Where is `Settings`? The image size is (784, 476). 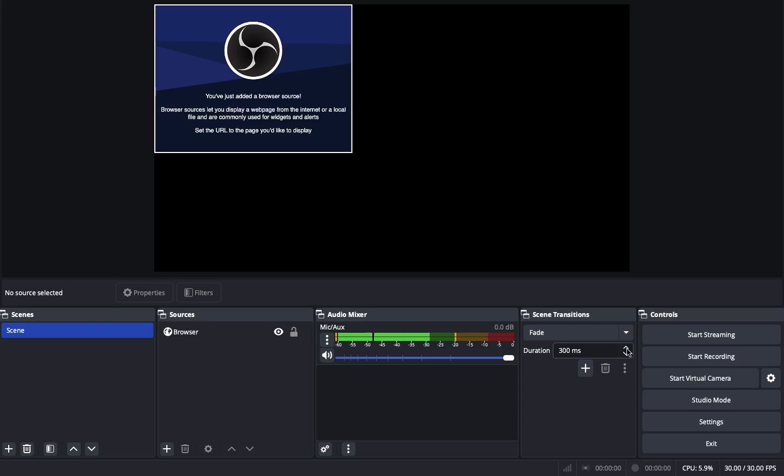
Settings is located at coordinates (771, 378).